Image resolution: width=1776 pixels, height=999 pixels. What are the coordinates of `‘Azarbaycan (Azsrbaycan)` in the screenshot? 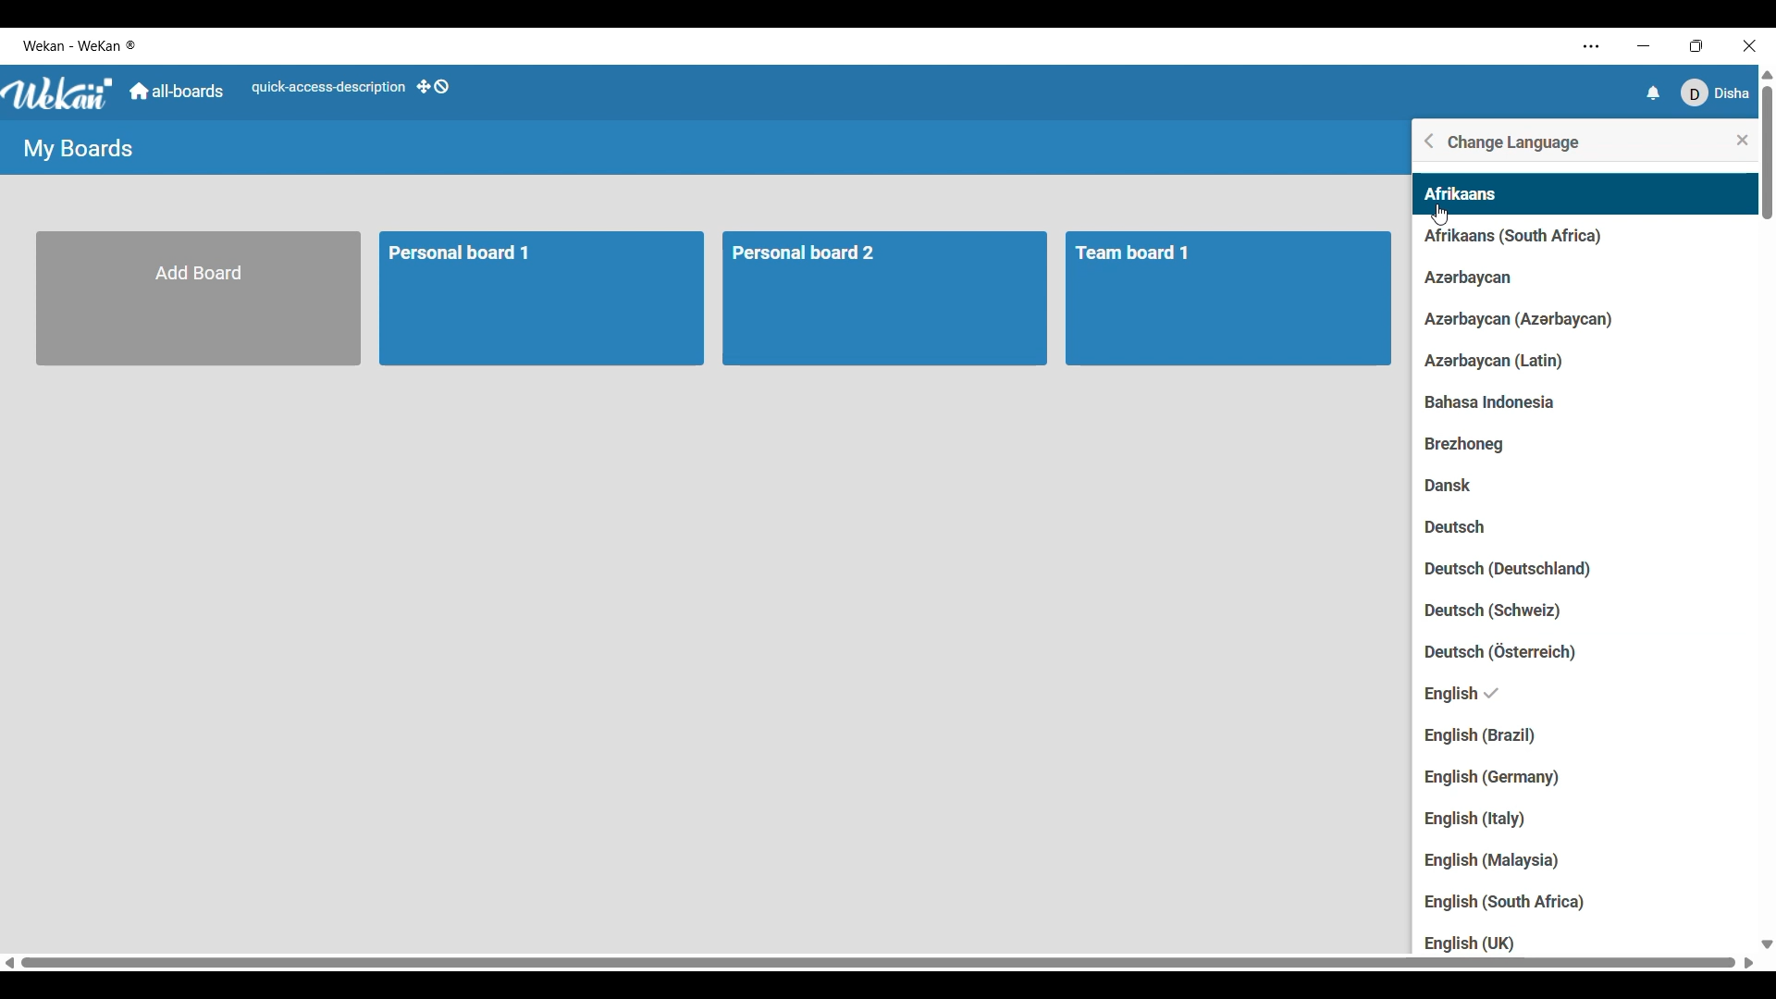 It's located at (1523, 319).